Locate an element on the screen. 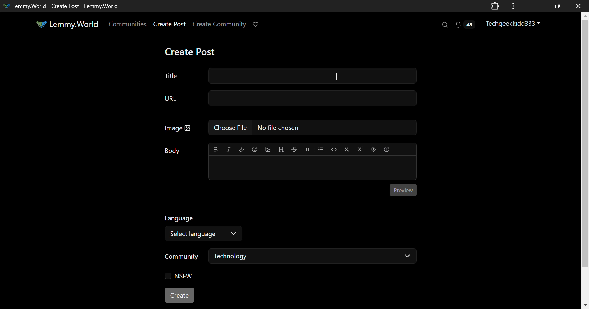  strikethrough is located at coordinates (293, 149).